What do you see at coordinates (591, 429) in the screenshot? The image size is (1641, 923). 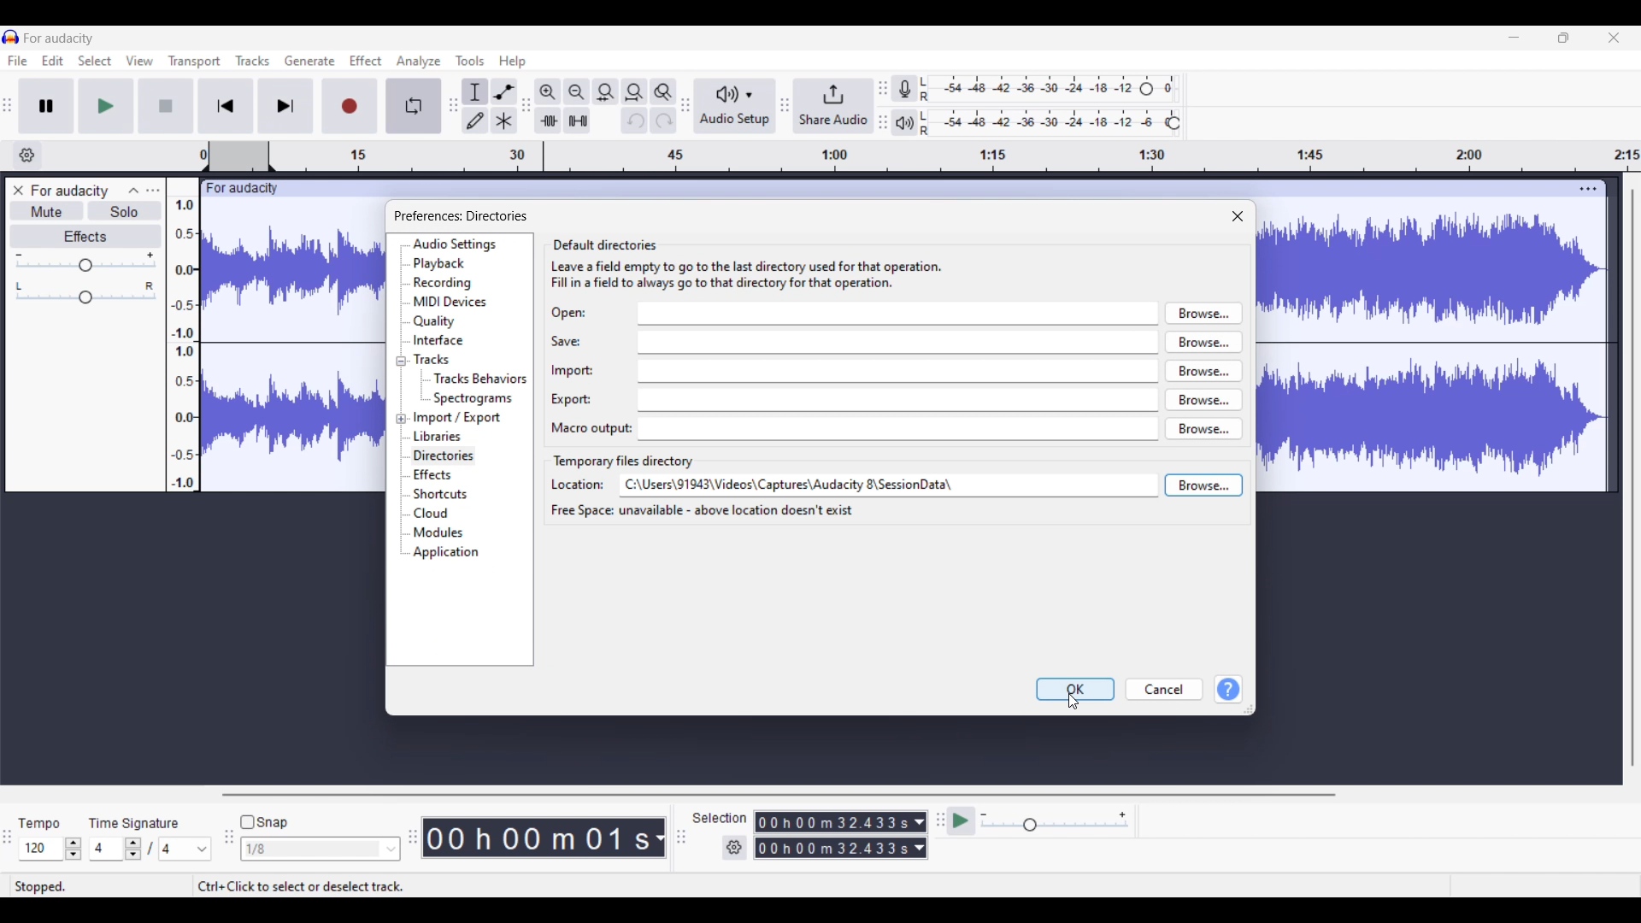 I see `Indicates text box for Macro output` at bounding box center [591, 429].